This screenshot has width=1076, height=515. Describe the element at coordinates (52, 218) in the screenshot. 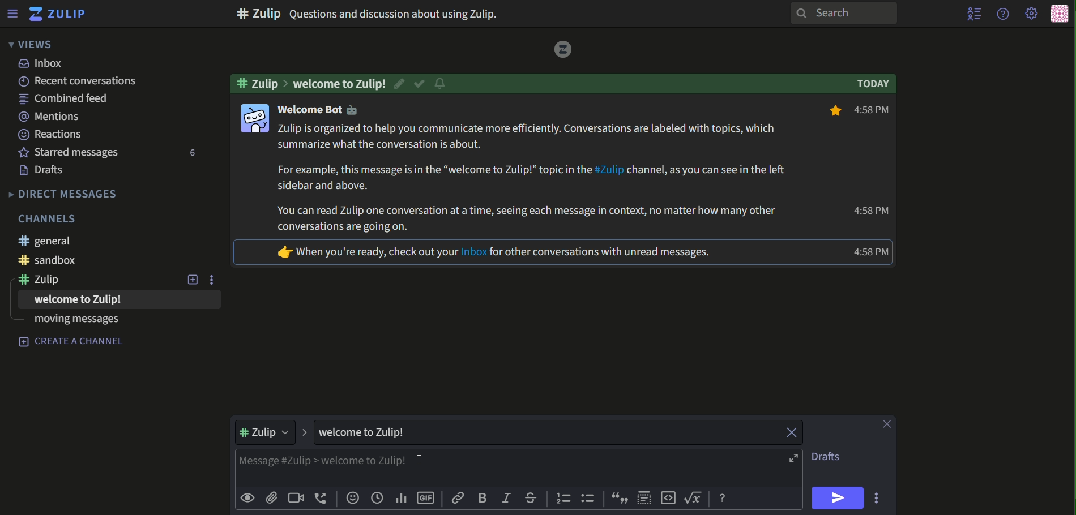

I see `text` at that location.